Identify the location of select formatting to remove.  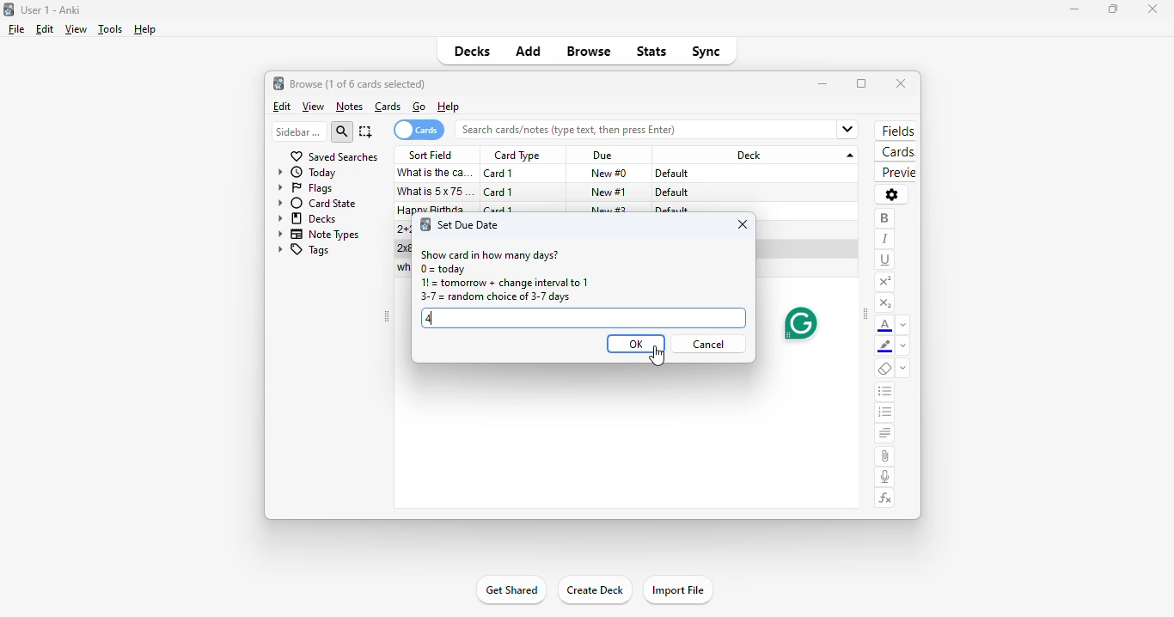
(903, 370).